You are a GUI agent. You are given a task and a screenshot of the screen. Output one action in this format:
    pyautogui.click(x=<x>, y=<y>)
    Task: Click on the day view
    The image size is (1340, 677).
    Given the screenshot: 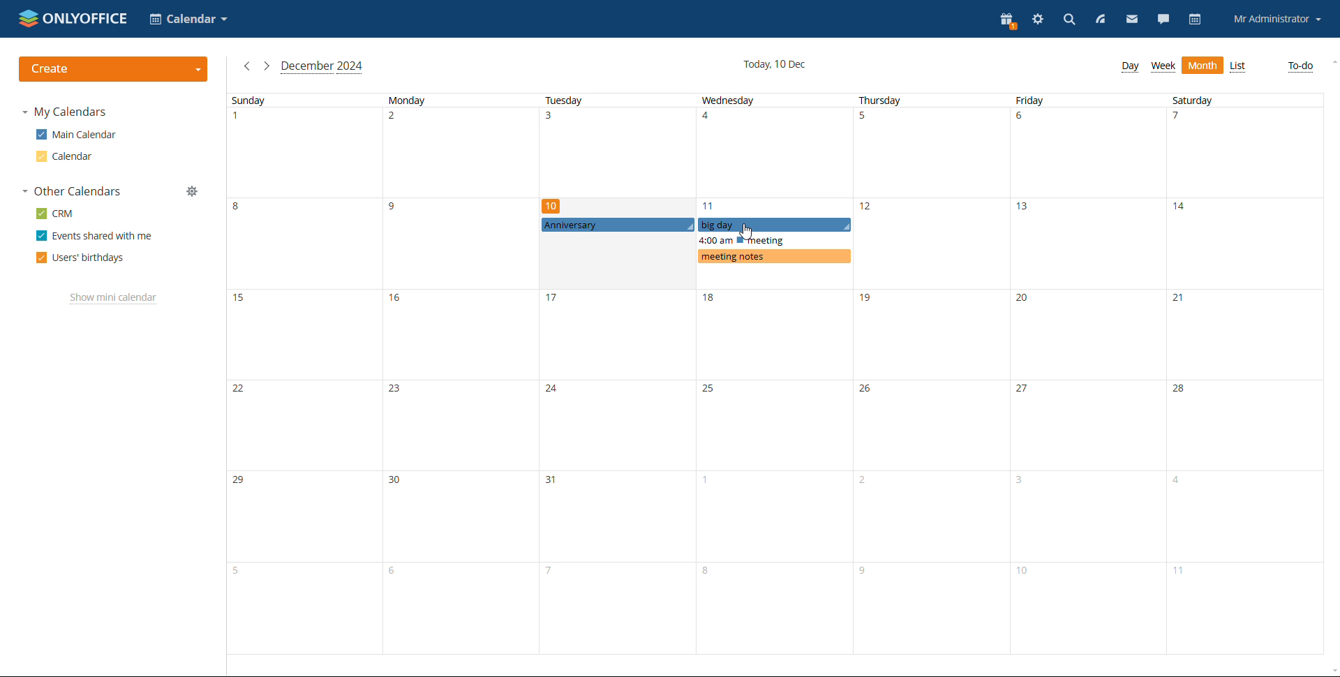 What is the action you would take?
    pyautogui.click(x=1130, y=66)
    